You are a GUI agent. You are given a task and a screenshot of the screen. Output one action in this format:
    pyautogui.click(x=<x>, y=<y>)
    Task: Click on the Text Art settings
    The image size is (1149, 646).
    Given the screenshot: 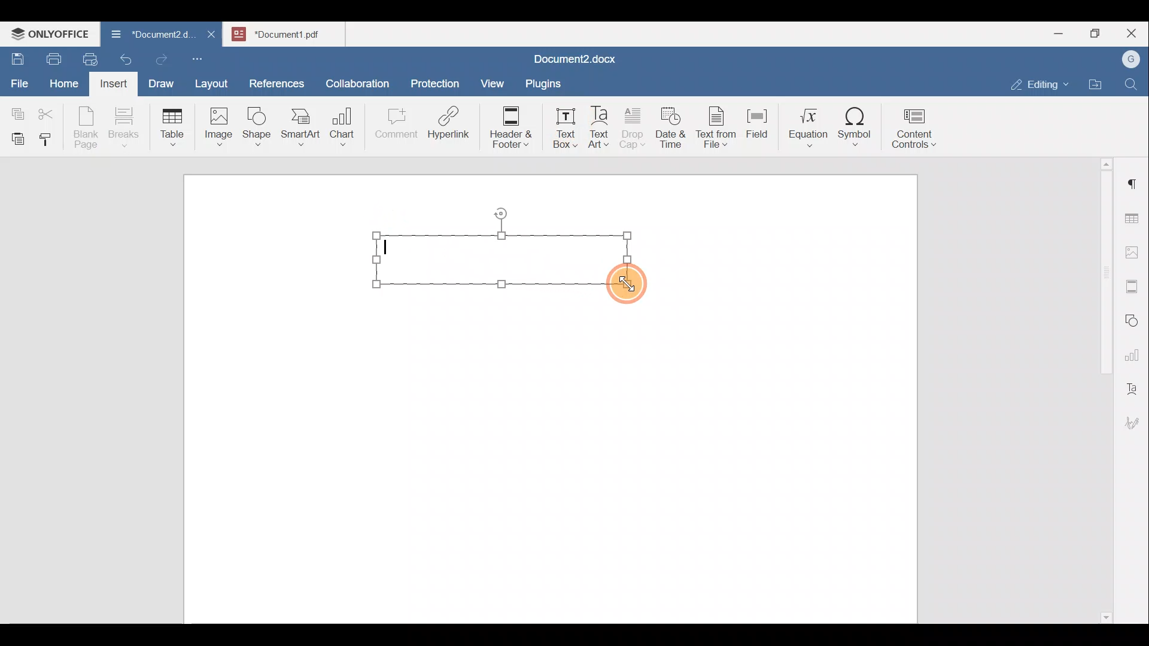 What is the action you would take?
    pyautogui.click(x=1133, y=384)
    